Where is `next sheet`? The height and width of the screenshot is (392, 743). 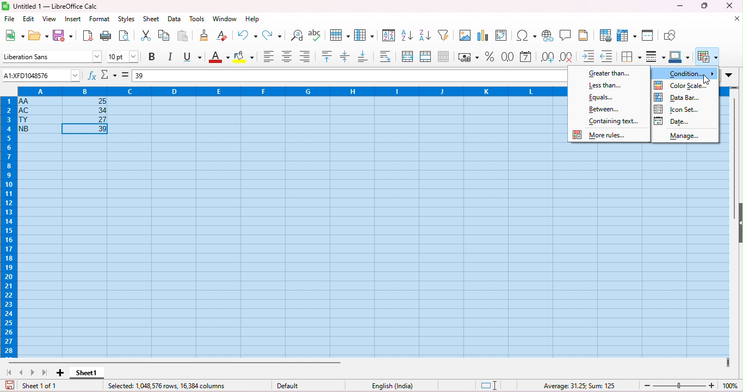
next sheet is located at coordinates (34, 372).